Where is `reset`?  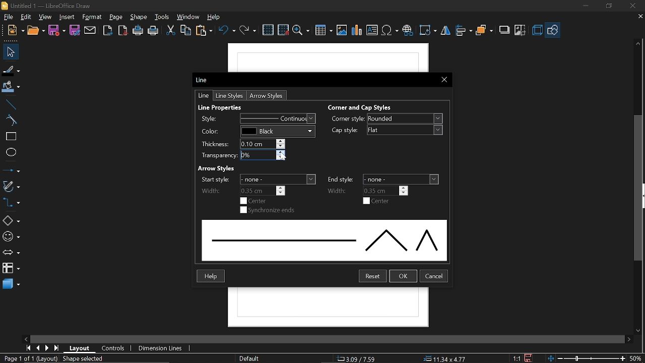 reset is located at coordinates (372, 276).